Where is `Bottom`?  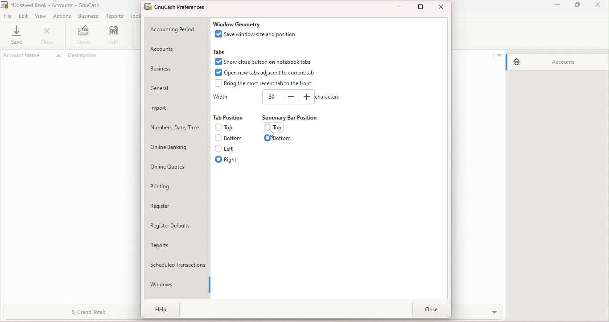
Bottom is located at coordinates (231, 138).